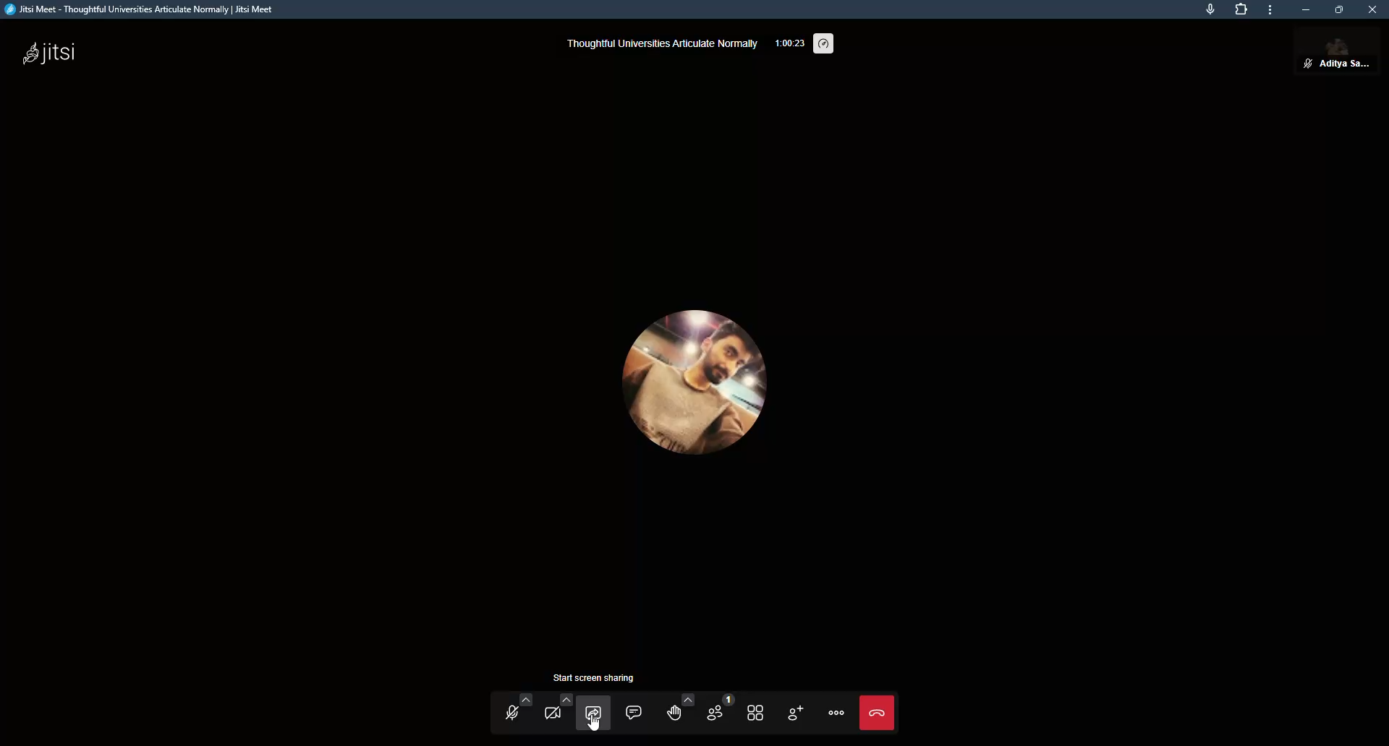 The width and height of the screenshot is (1389, 746). What do you see at coordinates (556, 713) in the screenshot?
I see `start camera` at bounding box center [556, 713].